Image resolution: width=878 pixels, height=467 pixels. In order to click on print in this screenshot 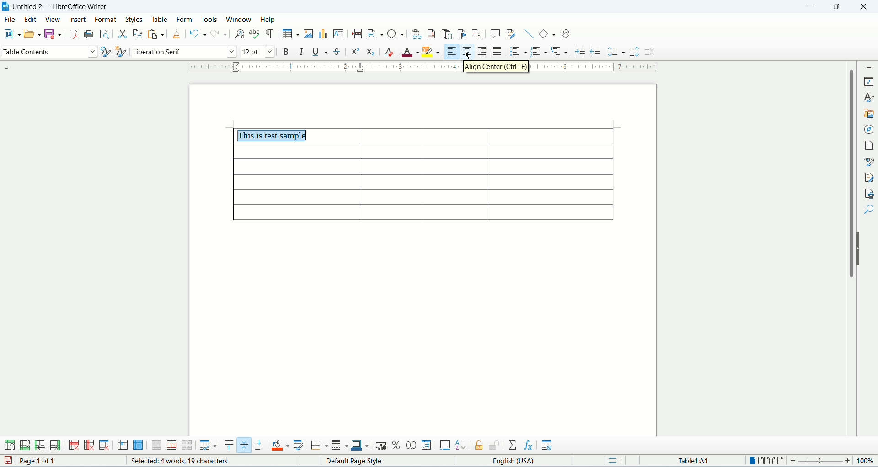, I will do `click(90, 34)`.